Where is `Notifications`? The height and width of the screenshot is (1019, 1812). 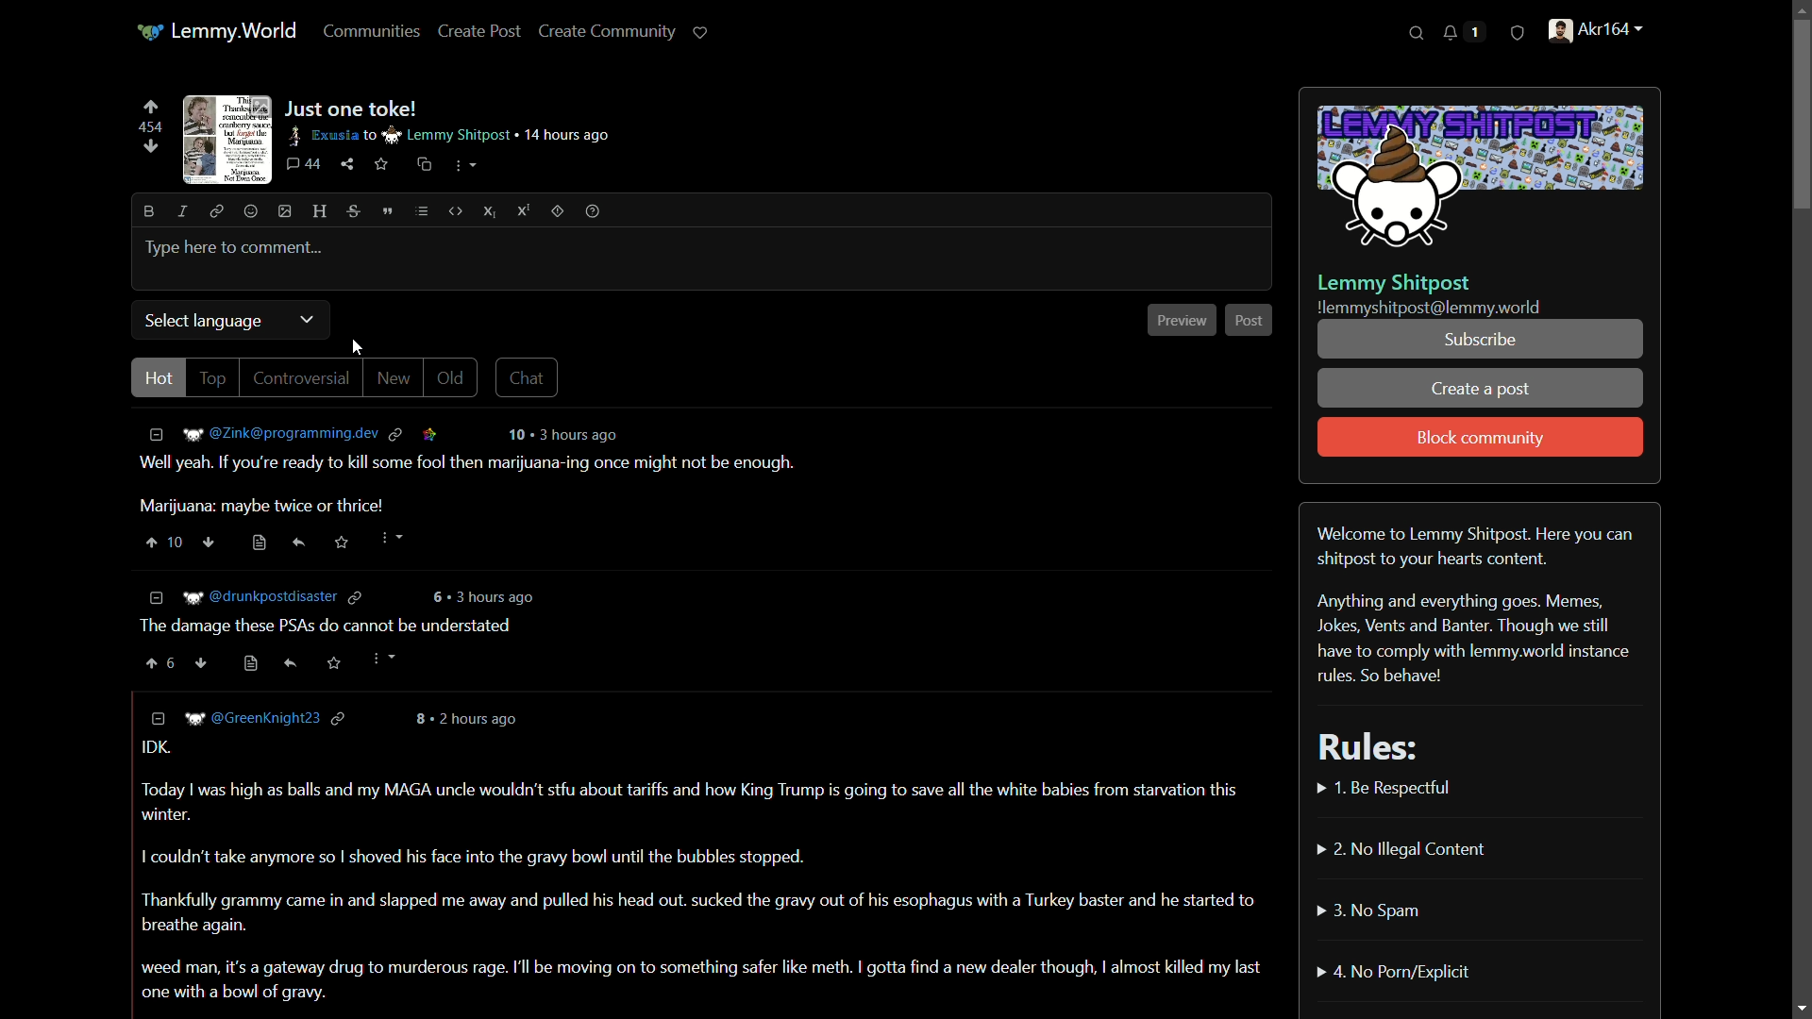 Notifications is located at coordinates (1464, 32).